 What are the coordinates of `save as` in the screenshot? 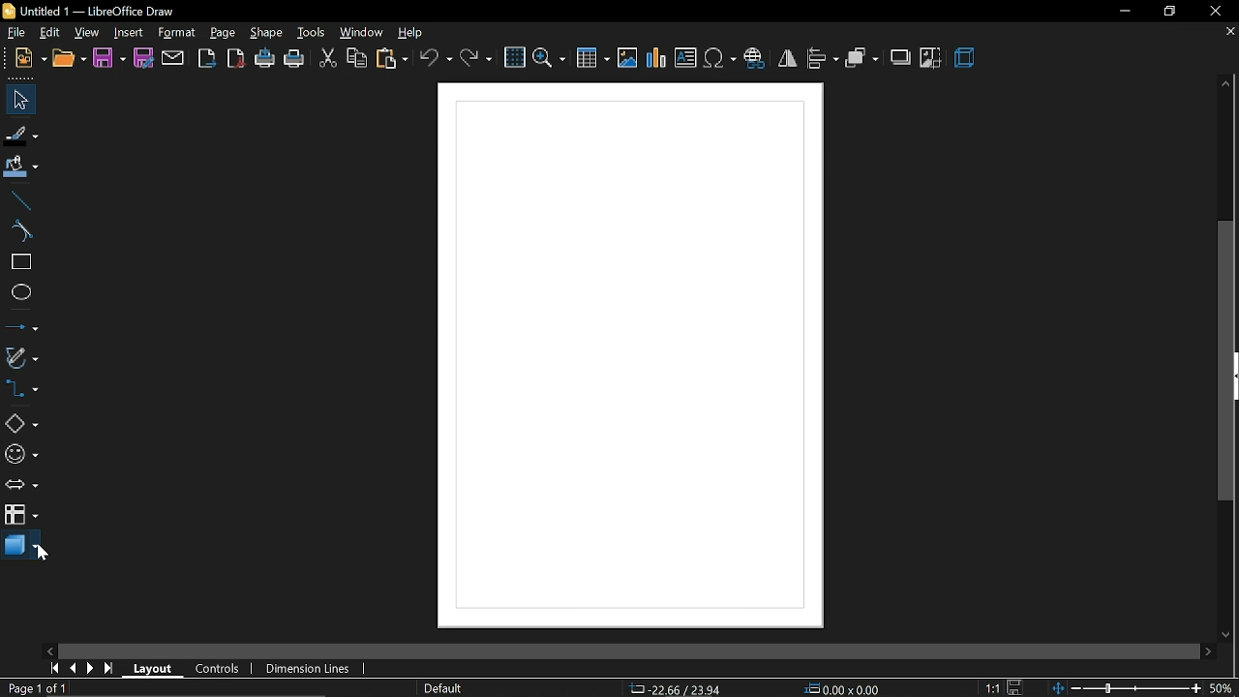 It's located at (144, 60).